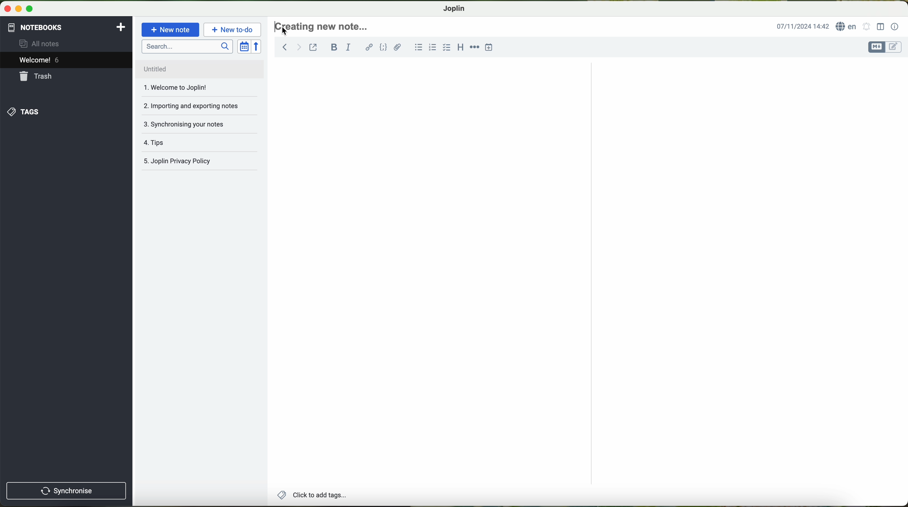 Image resolution: width=908 pixels, height=507 pixels. Describe the element at coordinates (350, 47) in the screenshot. I see `italic` at that location.